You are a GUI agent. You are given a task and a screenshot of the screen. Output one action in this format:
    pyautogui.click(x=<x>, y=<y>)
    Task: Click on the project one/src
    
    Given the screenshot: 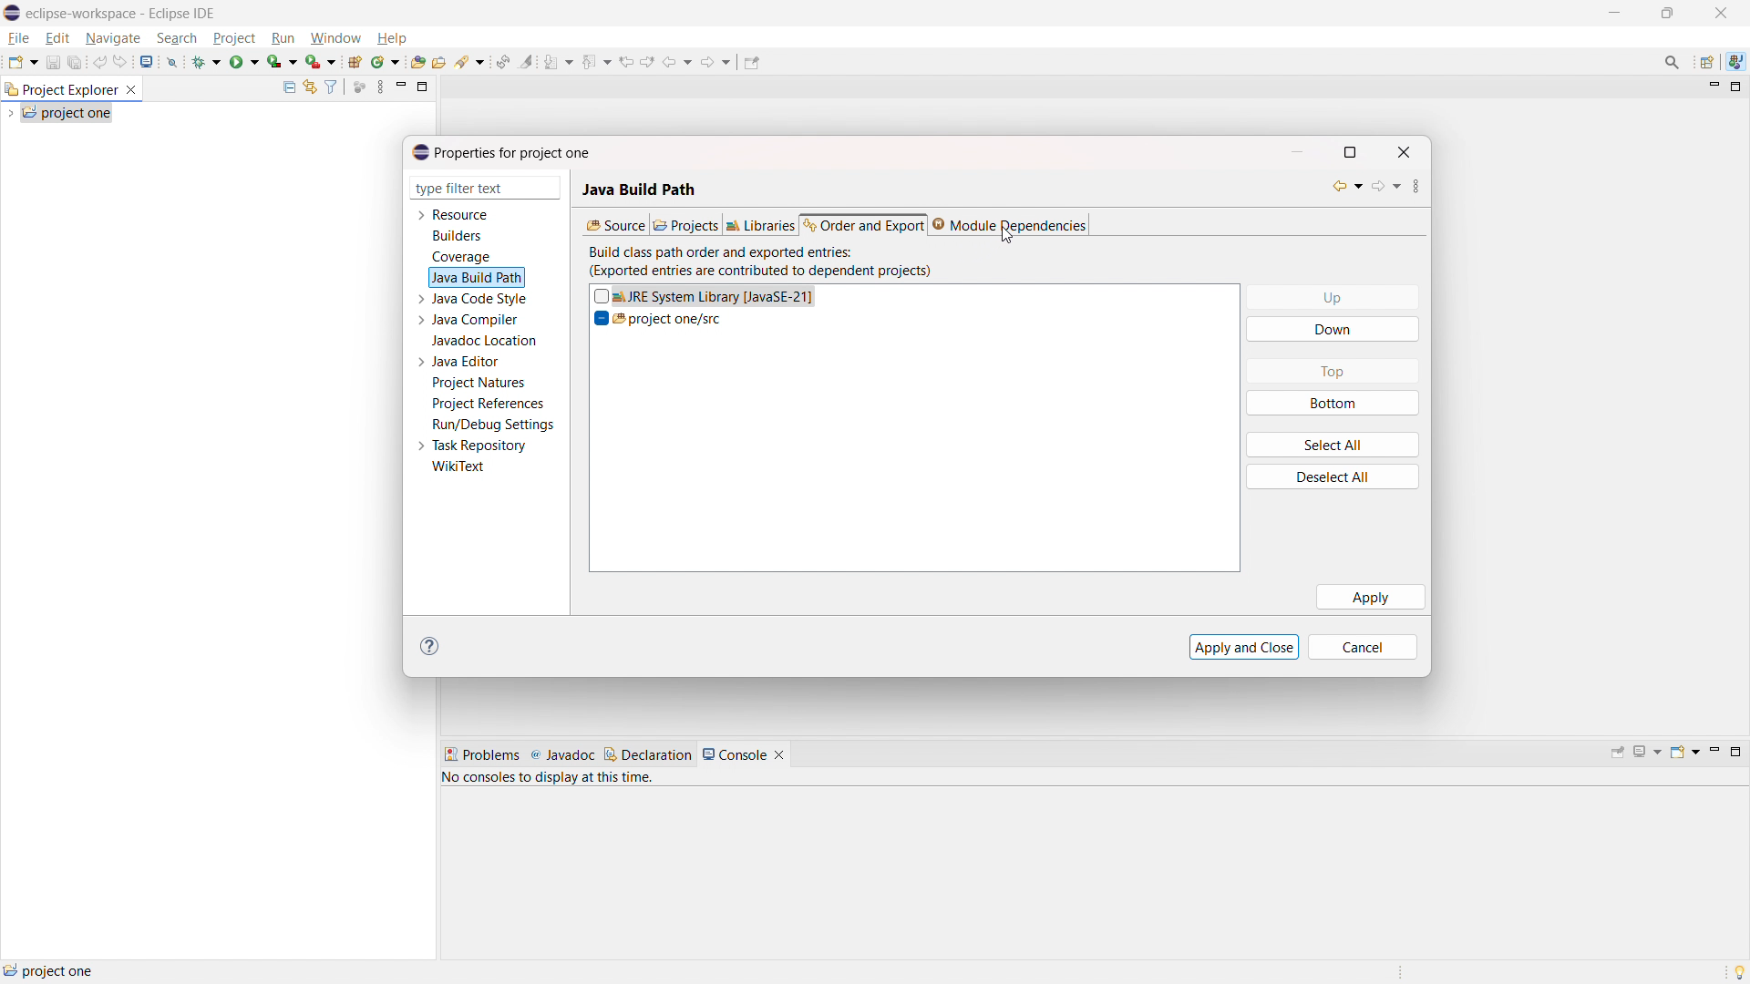 What is the action you would take?
    pyautogui.click(x=657, y=320)
    